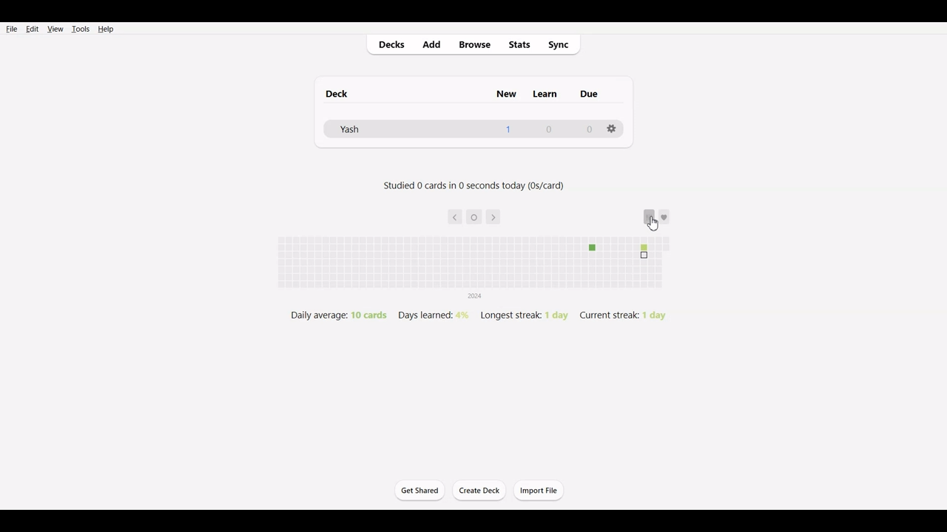 The width and height of the screenshot is (947, 532). What do you see at coordinates (343, 87) in the screenshot?
I see `deck` at bounding box center [343, 87].